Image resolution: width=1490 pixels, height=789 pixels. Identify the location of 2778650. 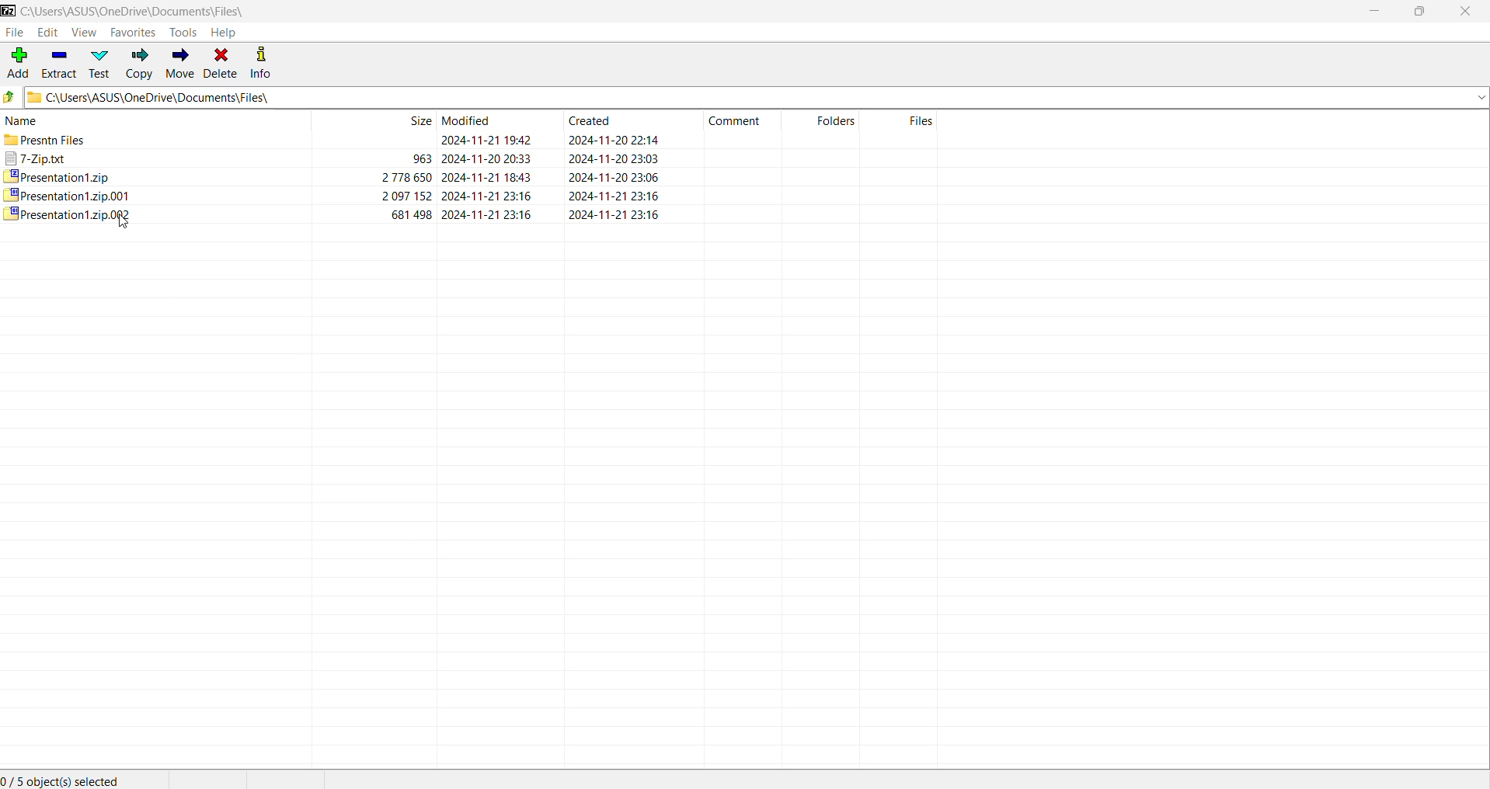
(404, 179).